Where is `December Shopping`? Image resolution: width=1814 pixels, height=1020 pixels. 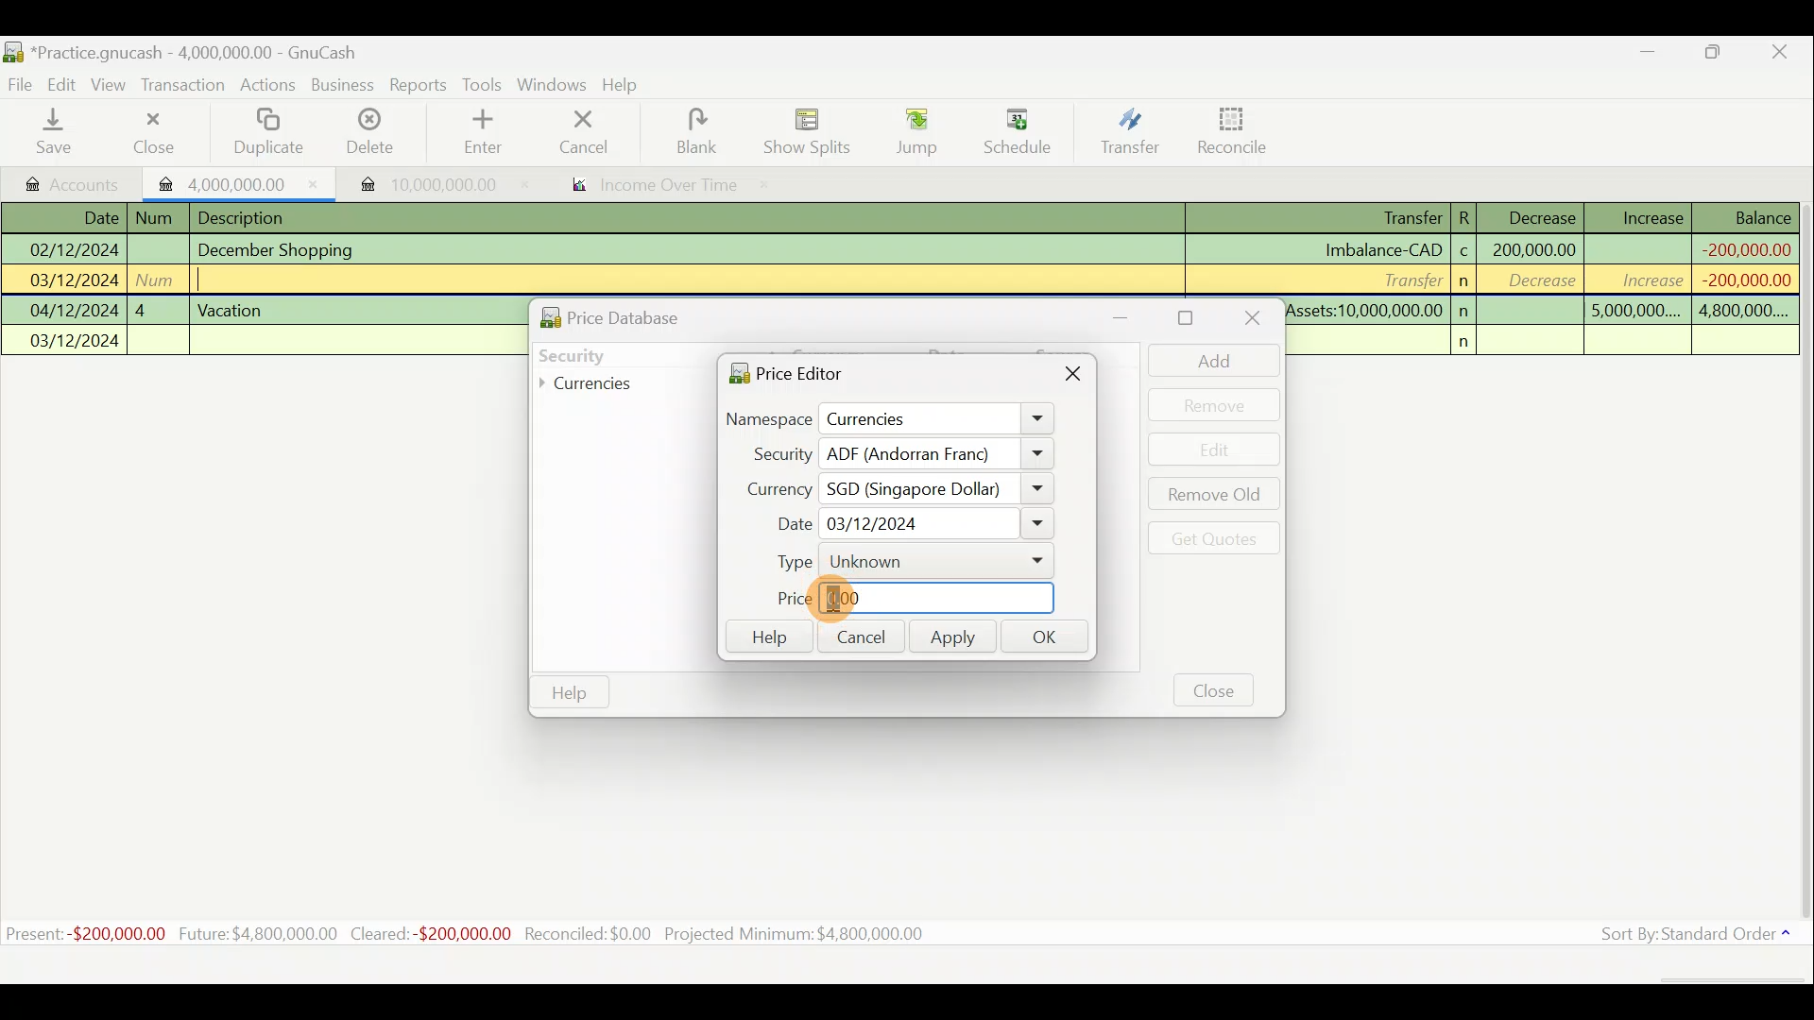 December Shopping is located at coordinates (284, 250).